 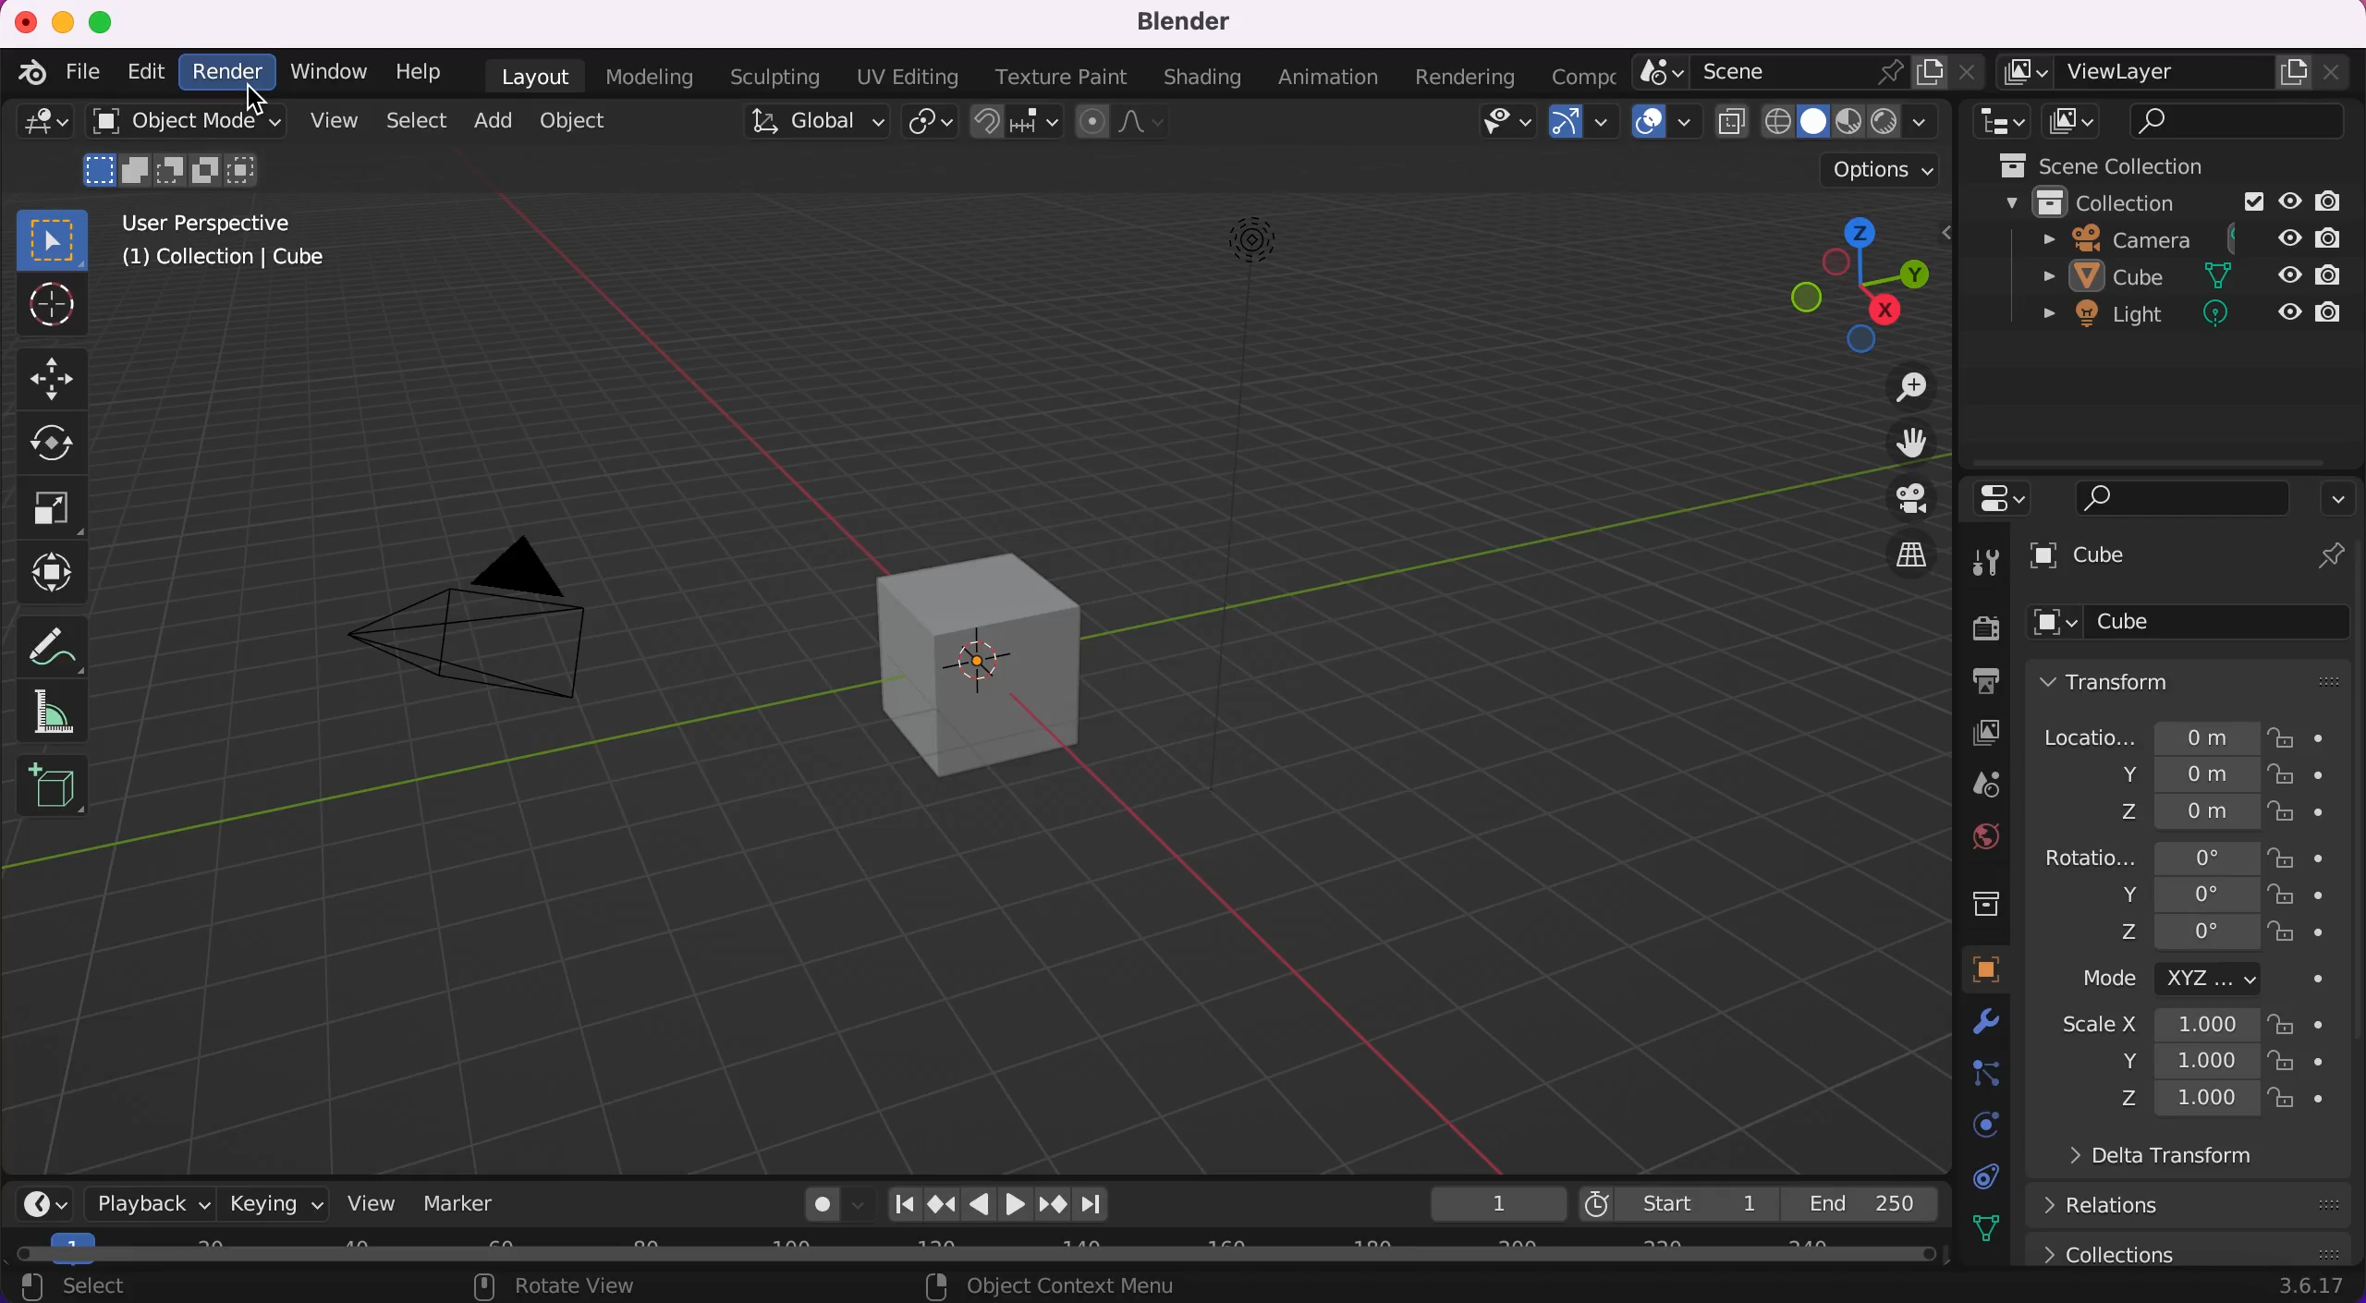 I want to click on shading, so click(x=1853, y=123).